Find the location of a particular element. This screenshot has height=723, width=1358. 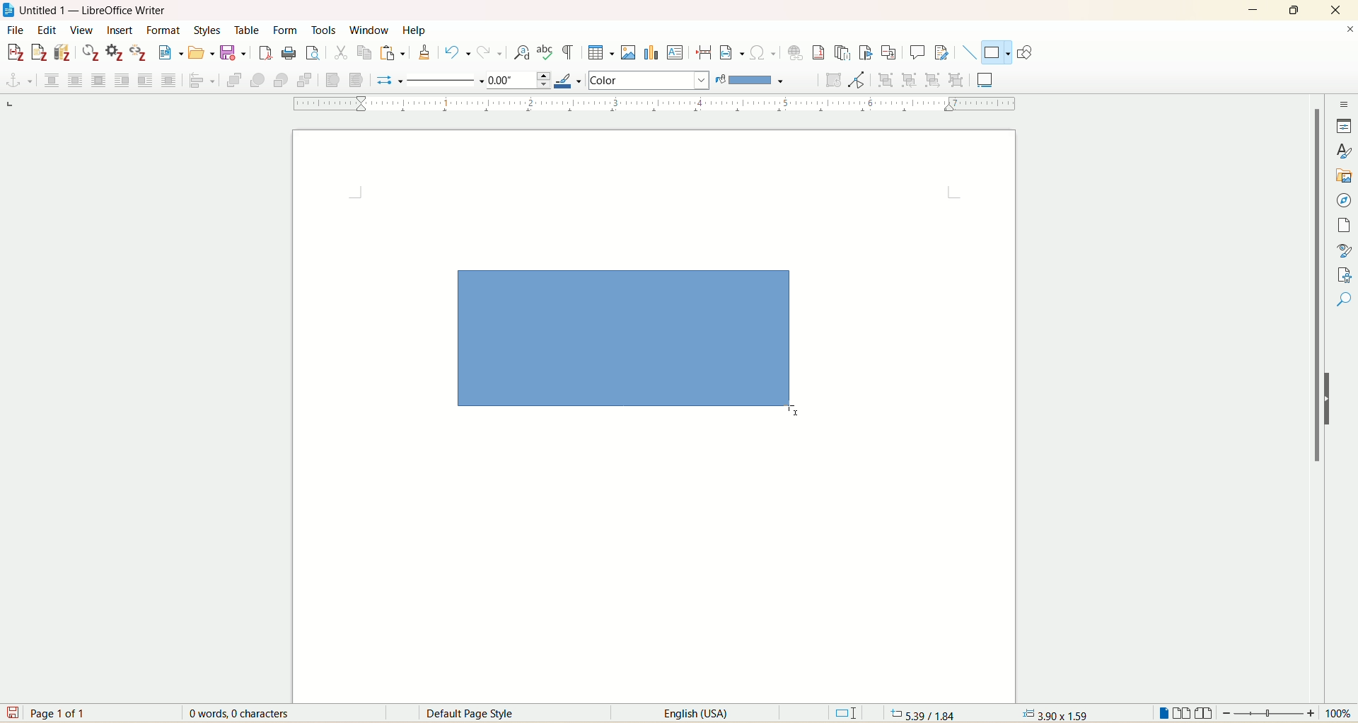

styles is located at coordinates (211, 30).